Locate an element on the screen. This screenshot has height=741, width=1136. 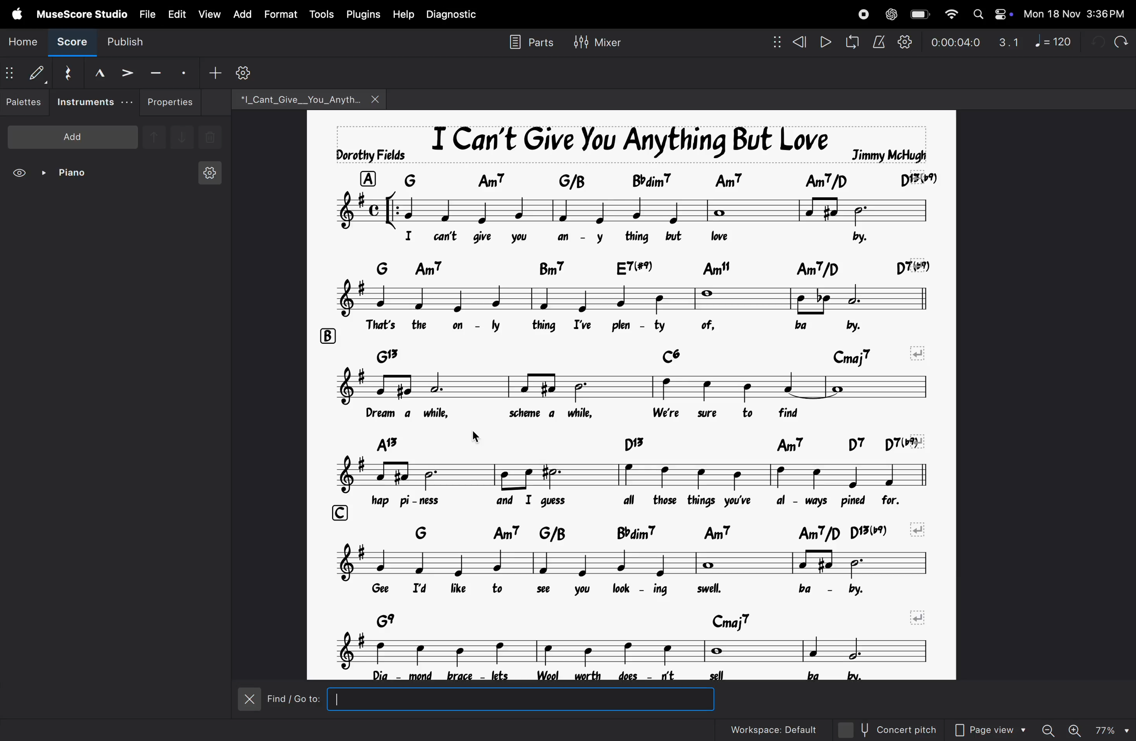
add is located at coordinates (72, 136).